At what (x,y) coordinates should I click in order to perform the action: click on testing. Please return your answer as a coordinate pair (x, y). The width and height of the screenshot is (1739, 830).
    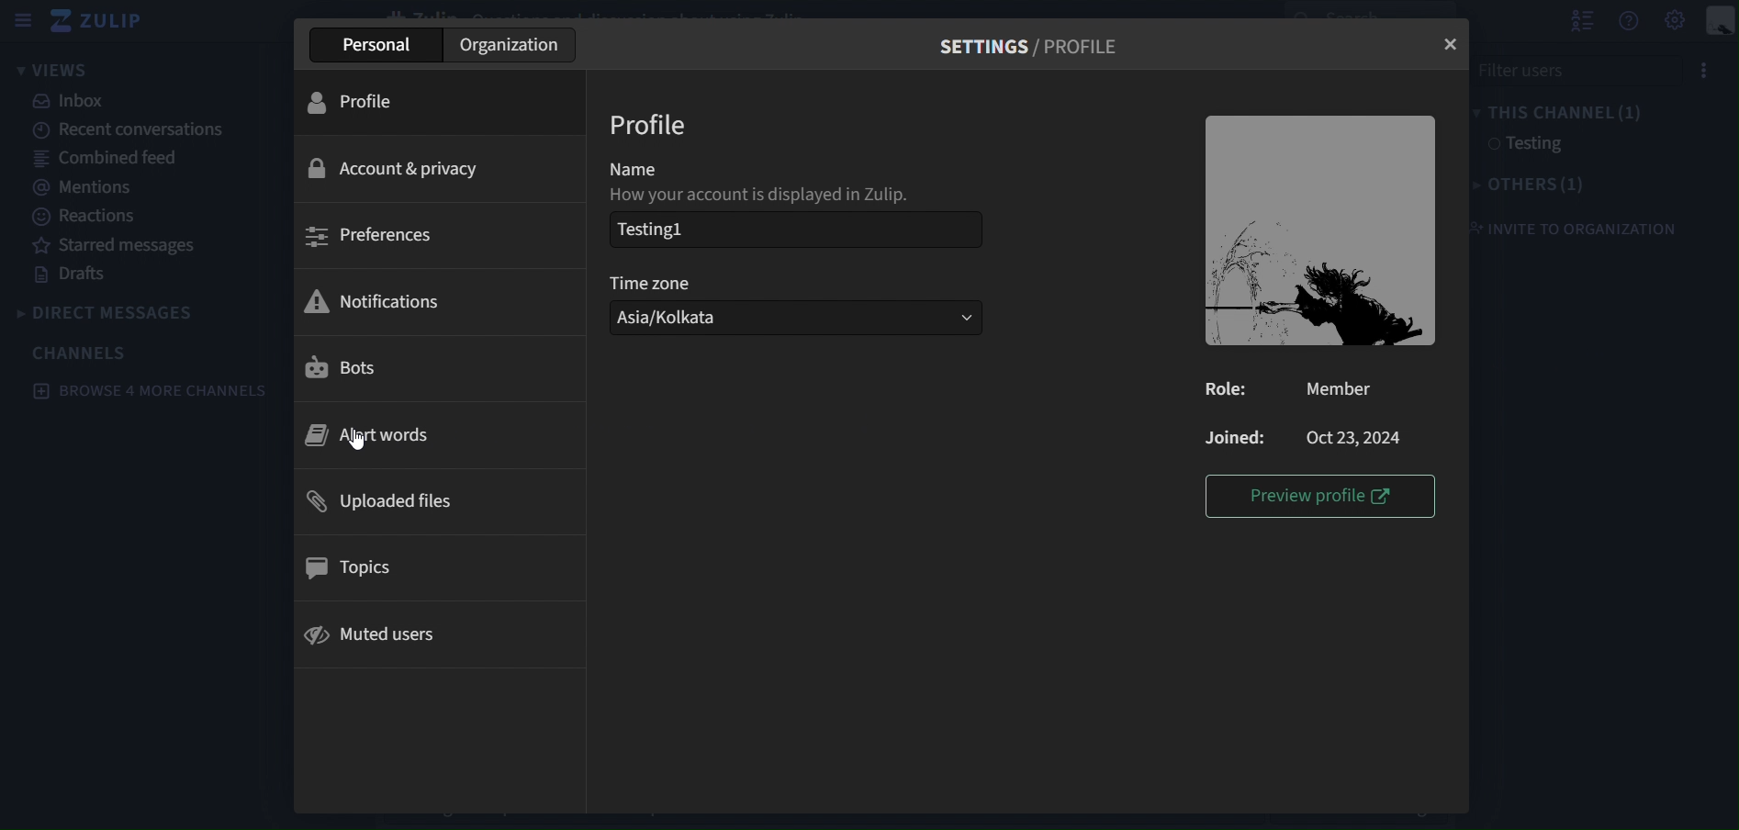
    Looking at the image, I should click on (1525, 146).